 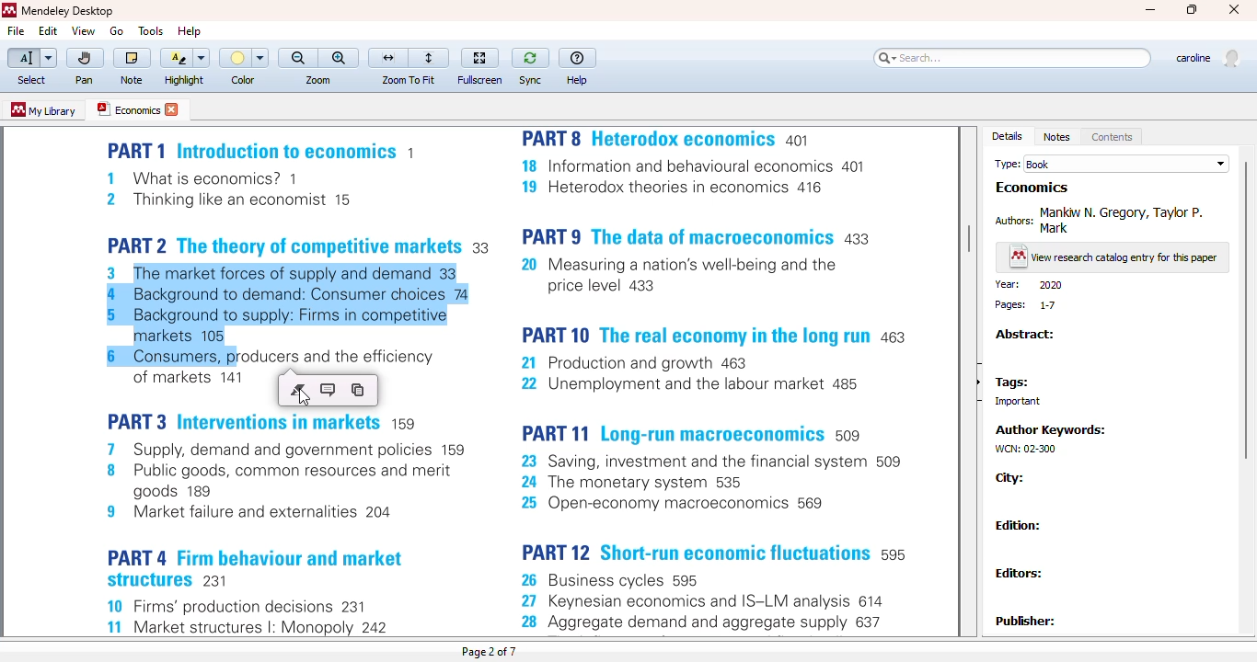 I want to click on contents, so click(x=1113, y=137).